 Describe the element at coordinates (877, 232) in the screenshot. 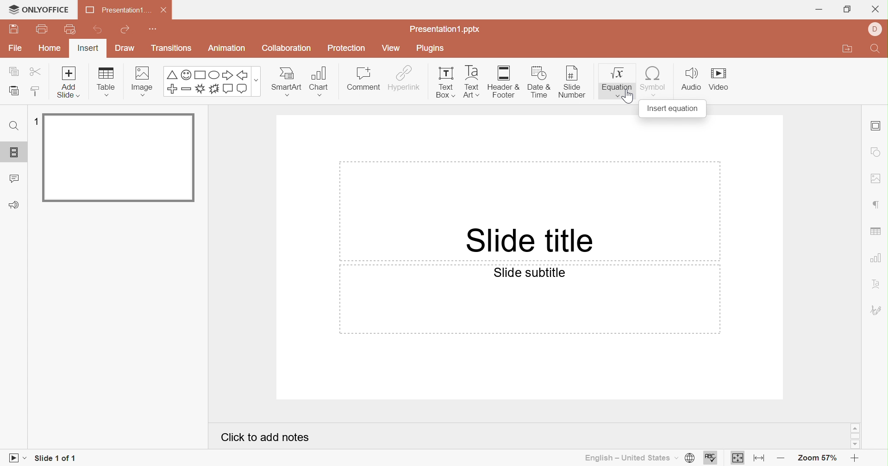

I see `table settings` at that location.